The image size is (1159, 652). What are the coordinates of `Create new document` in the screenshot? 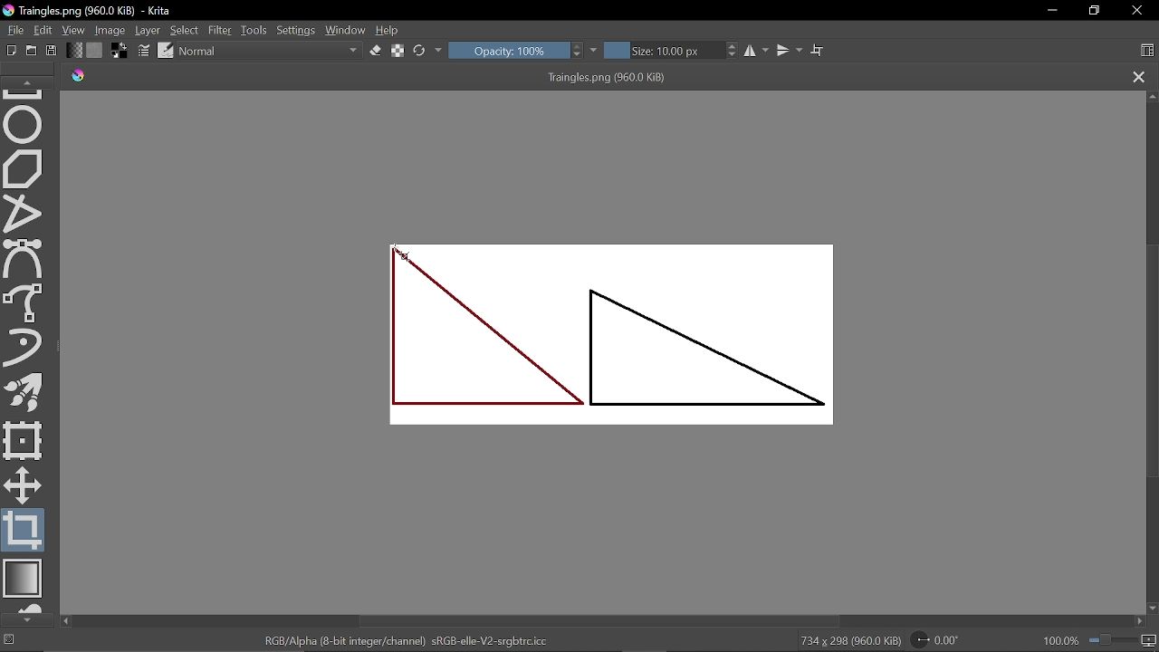 It's located at (12, 51).